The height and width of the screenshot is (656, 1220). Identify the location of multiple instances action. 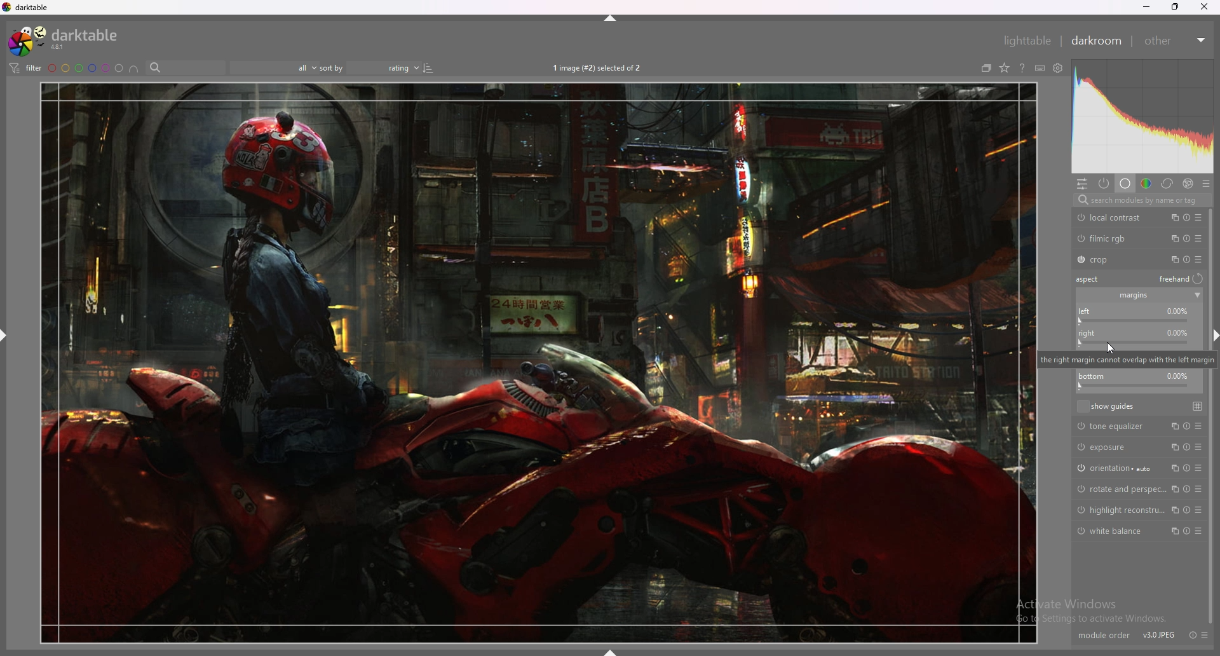
(1174, 531).